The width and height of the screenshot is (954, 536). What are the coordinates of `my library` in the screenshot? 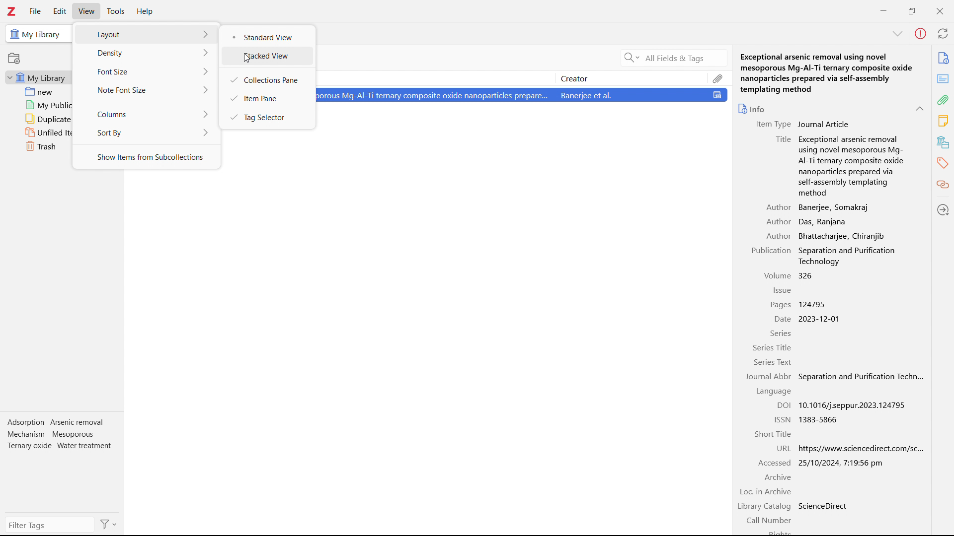 It's located at (37, 78).